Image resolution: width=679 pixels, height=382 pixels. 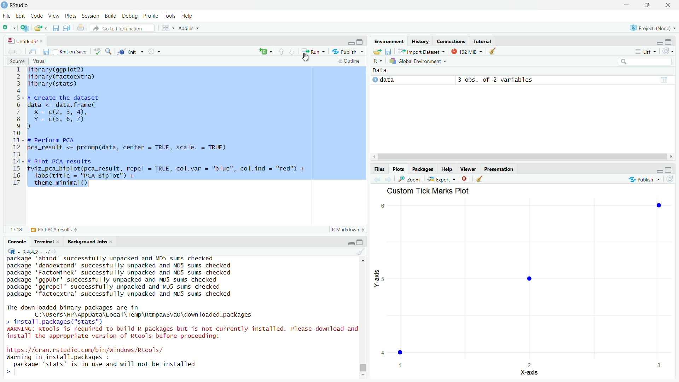 I want to click on maximum, so click(x=669, y=169).